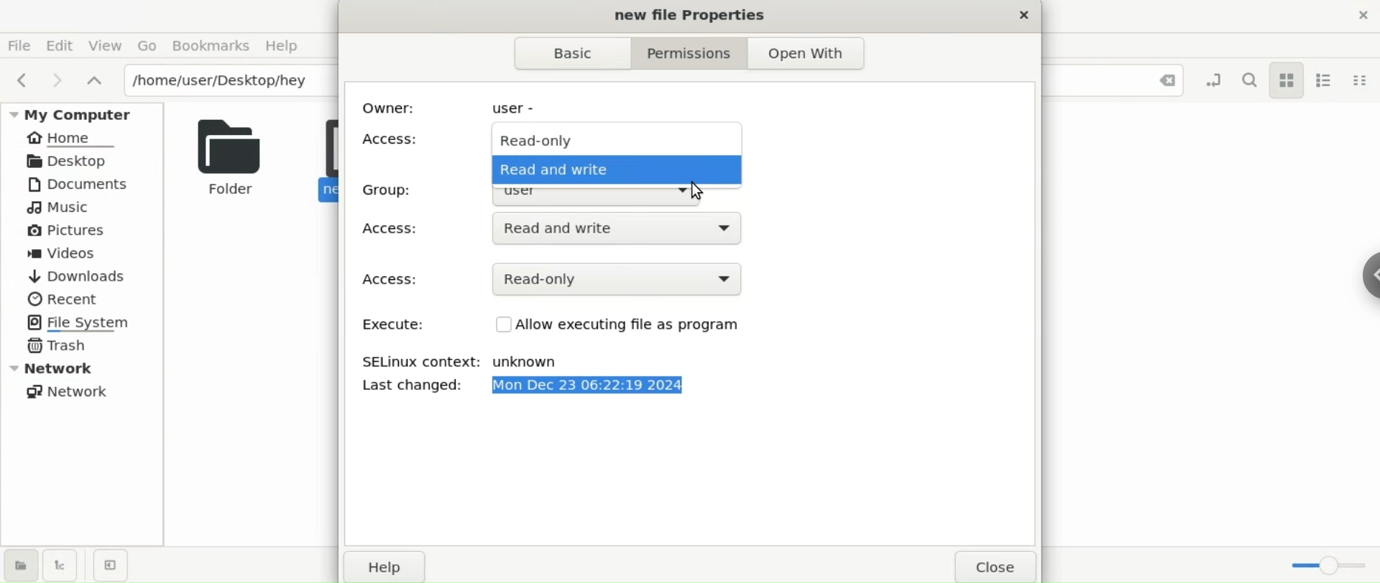 The image size is (1380, 583). Describe the element at coordinates (569, 138) in the screenshot. I see `Read-only` at that location.